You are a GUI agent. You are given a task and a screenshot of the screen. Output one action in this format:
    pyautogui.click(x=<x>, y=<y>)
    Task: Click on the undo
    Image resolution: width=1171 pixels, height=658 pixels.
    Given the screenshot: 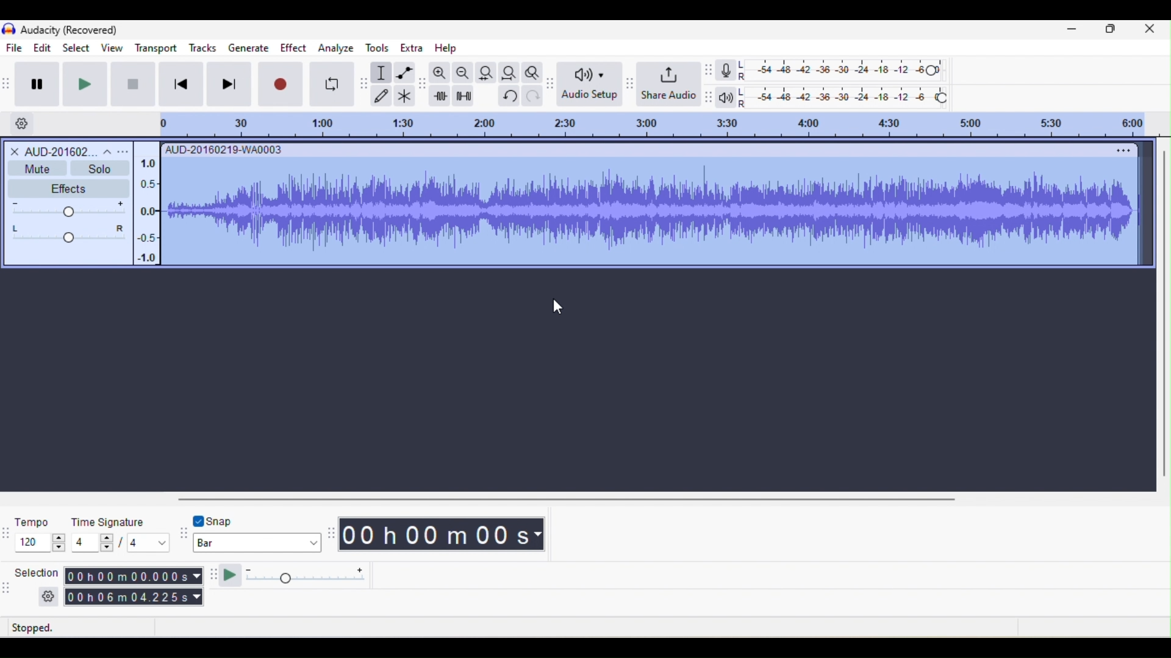 What is the action you would take?
    pyautogui.click(x=507, y=99)
    